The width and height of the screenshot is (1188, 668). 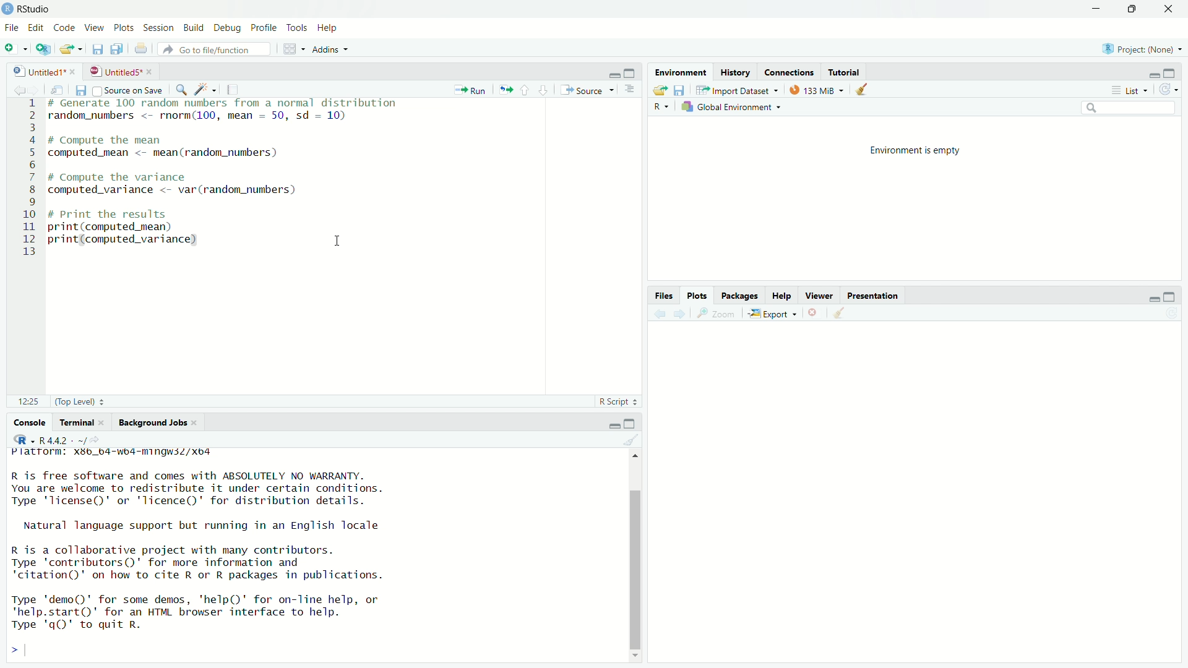 I want to click on prompt cursor, so click(x=10, y=650).